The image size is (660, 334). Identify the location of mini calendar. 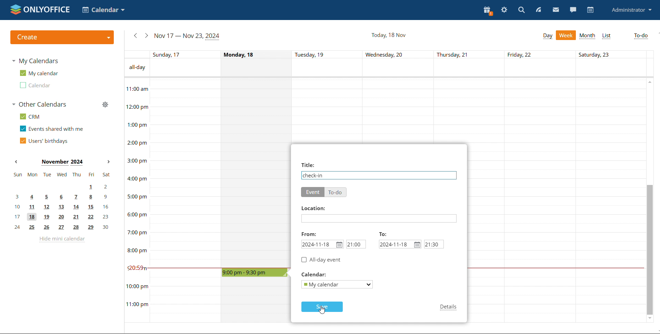
(62, 201).